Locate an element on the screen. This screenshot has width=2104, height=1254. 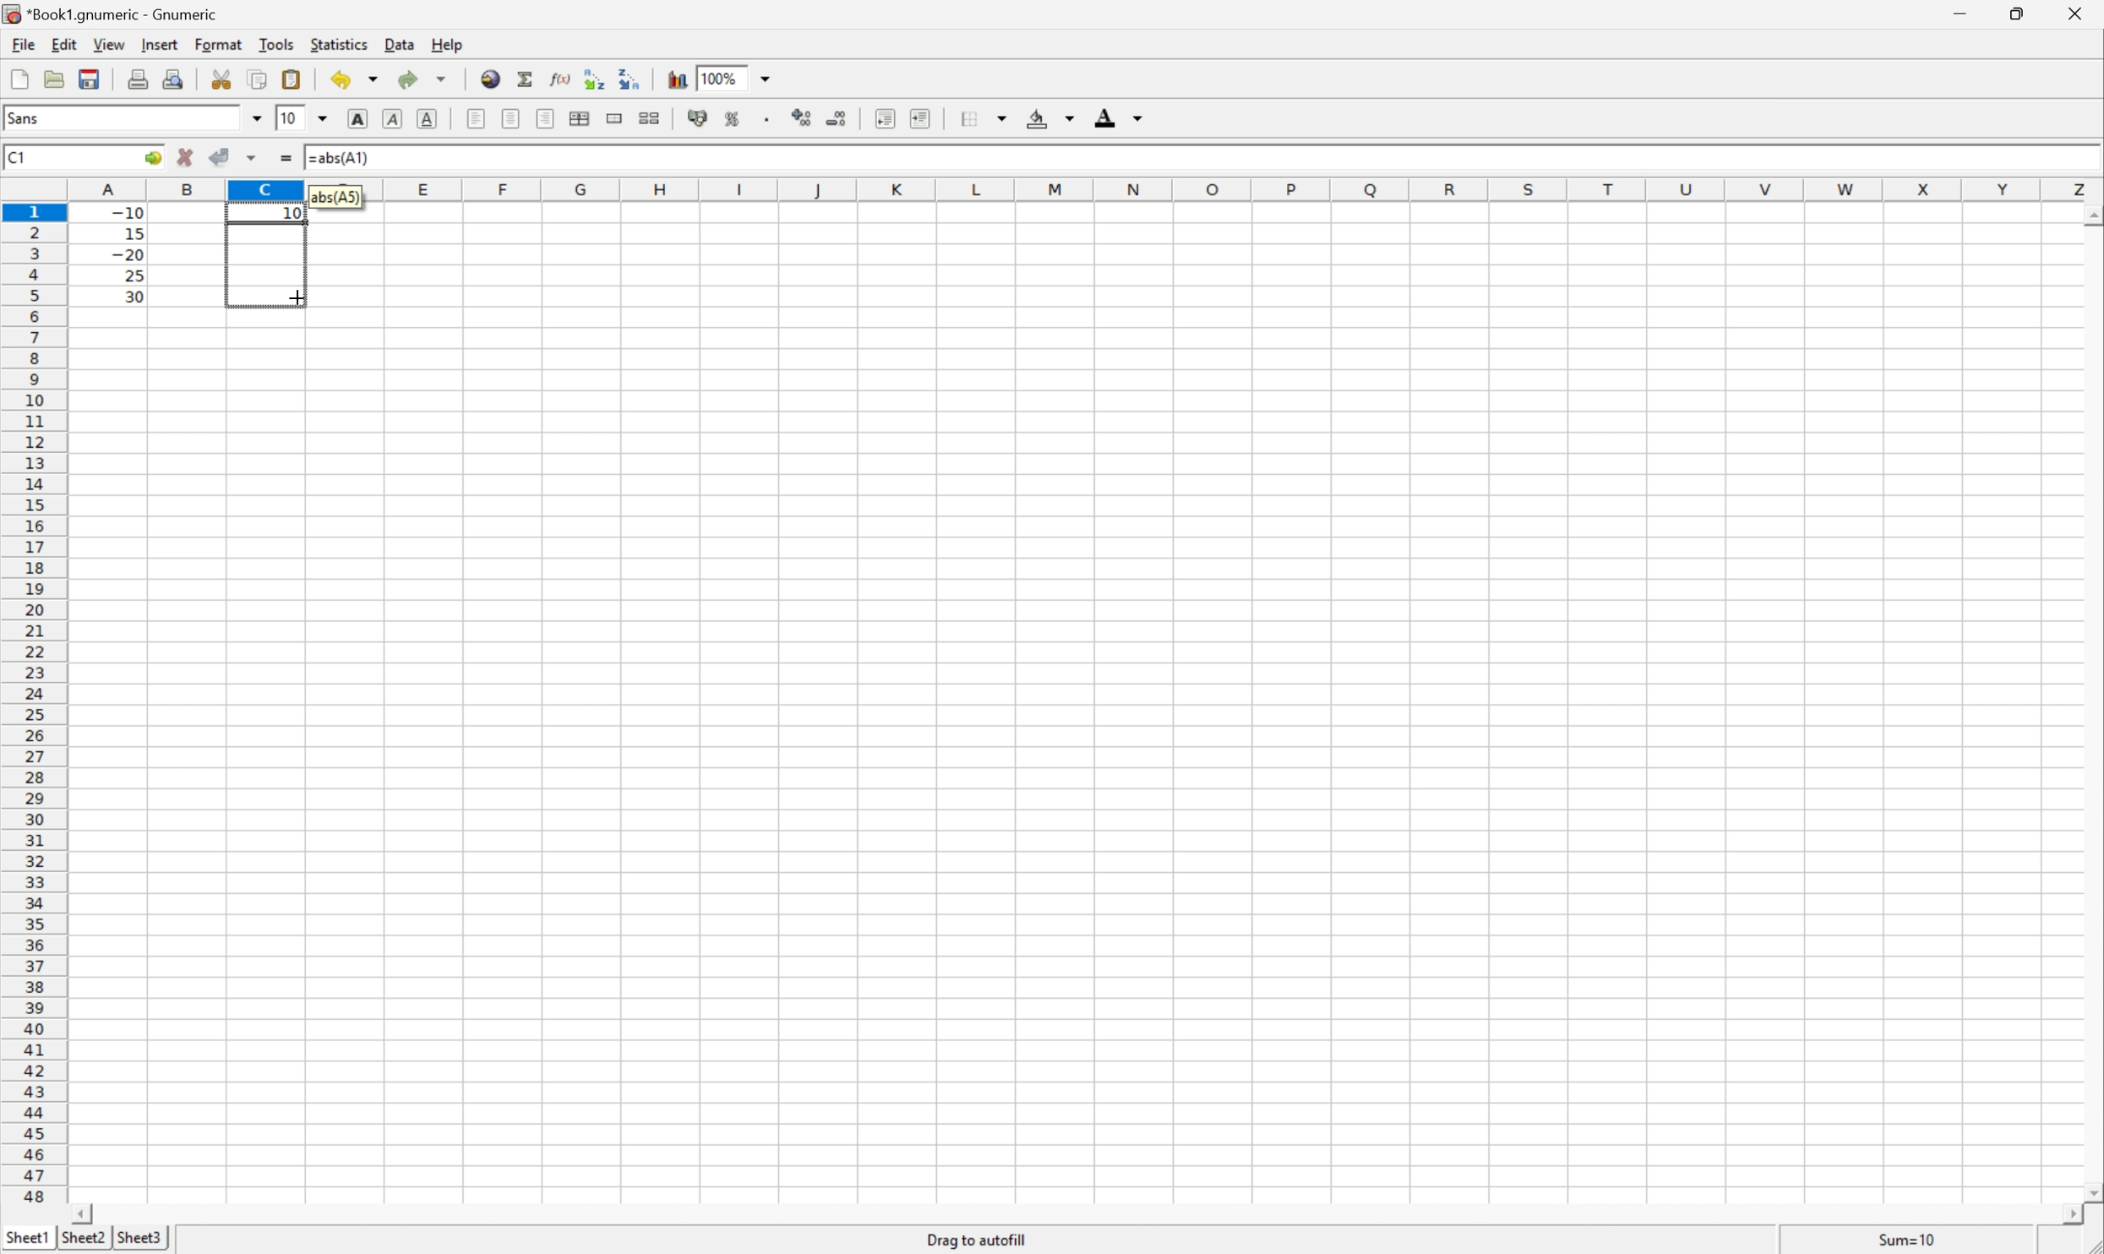
Sort the selected region in ascending order based on the first column selected is located at coordinates (591, 78).